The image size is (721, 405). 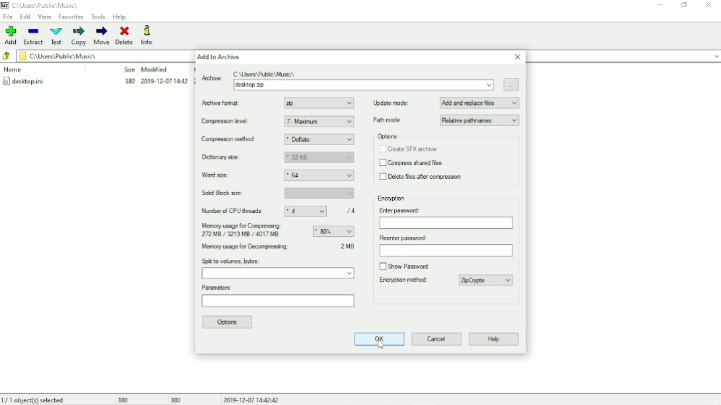 What do you see at coordinates (7, 57) in the screenshot?
I see `Back` at bounding box center [7, 57].